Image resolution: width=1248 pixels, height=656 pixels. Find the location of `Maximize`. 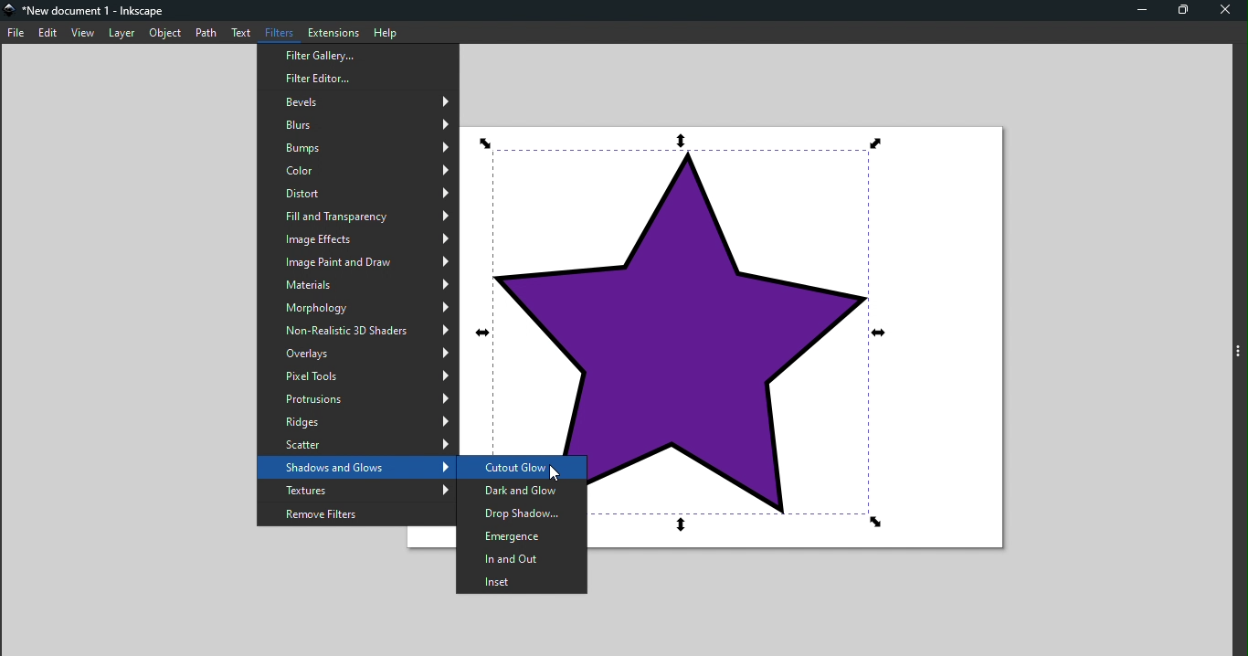

Maximize is located at coordinates (1189, 9).